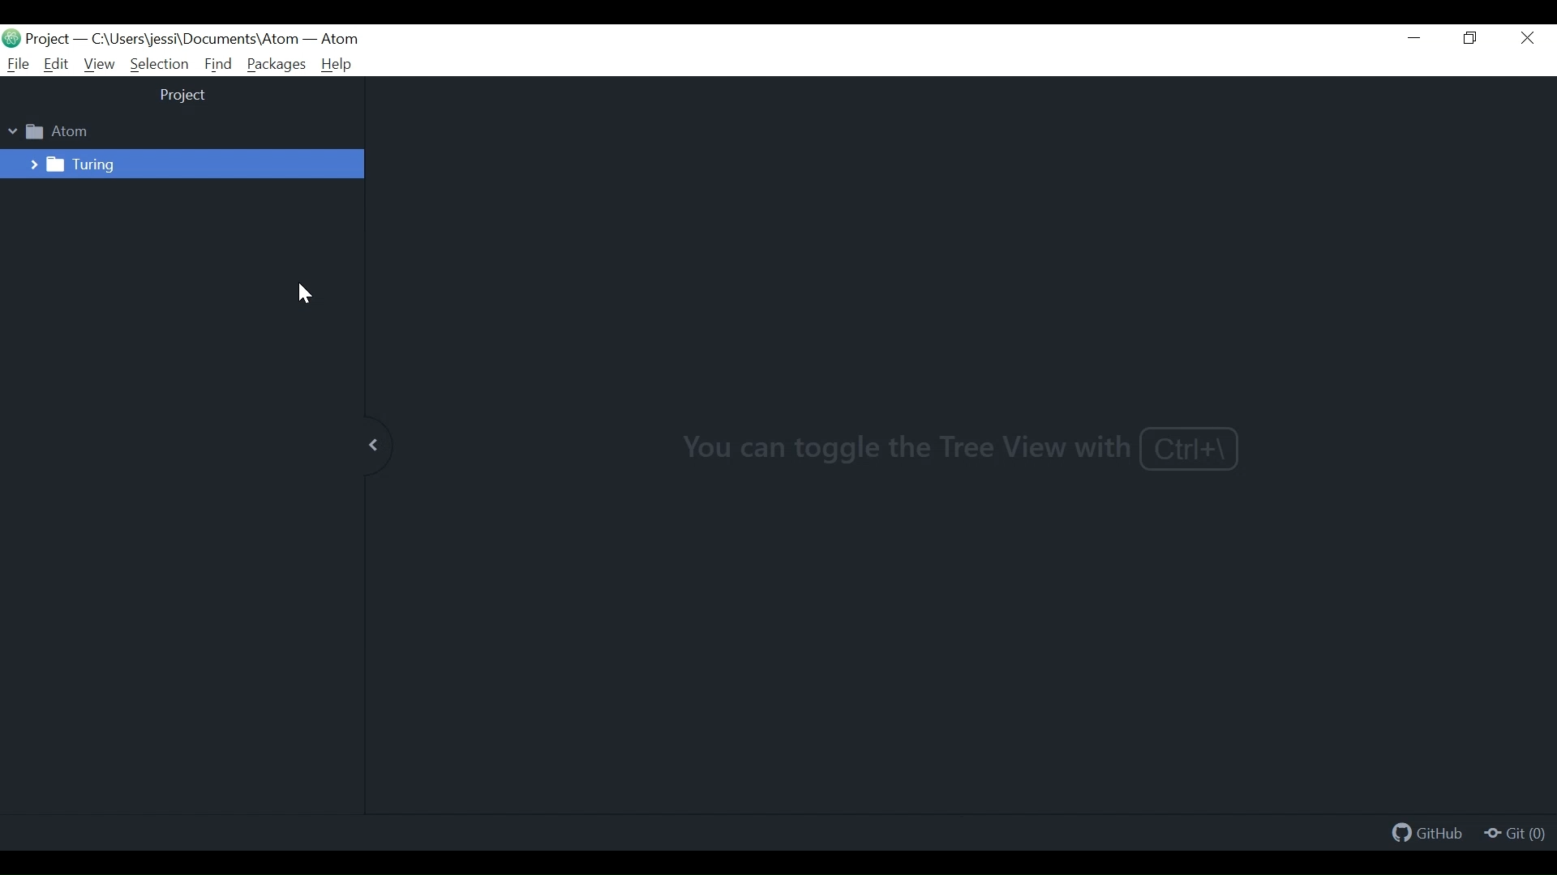 The width and height of the screenshot is (1557, 875). I want to click on Projects, so click(49, 39).